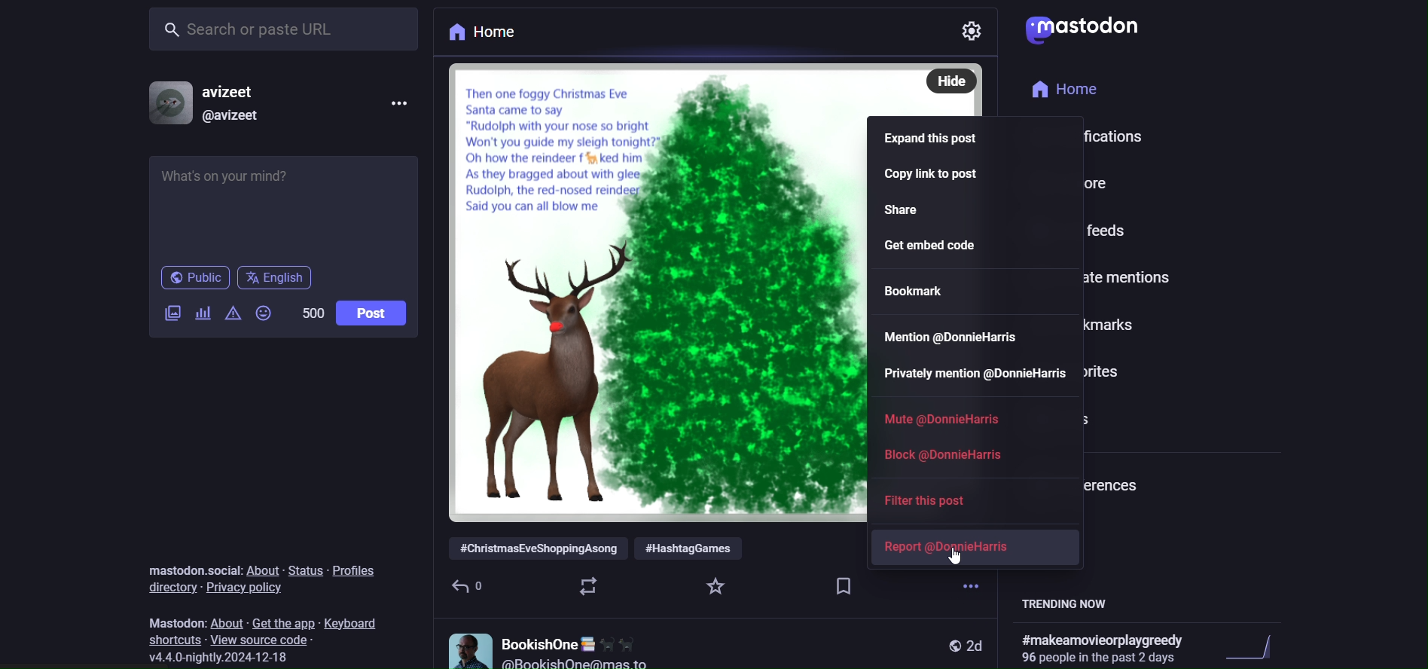 The image size is (1428, 669). Describe the element at coordinates (535, 547) in the screenshot. I see `#ChristmasEveShoppingAsong` at that location.